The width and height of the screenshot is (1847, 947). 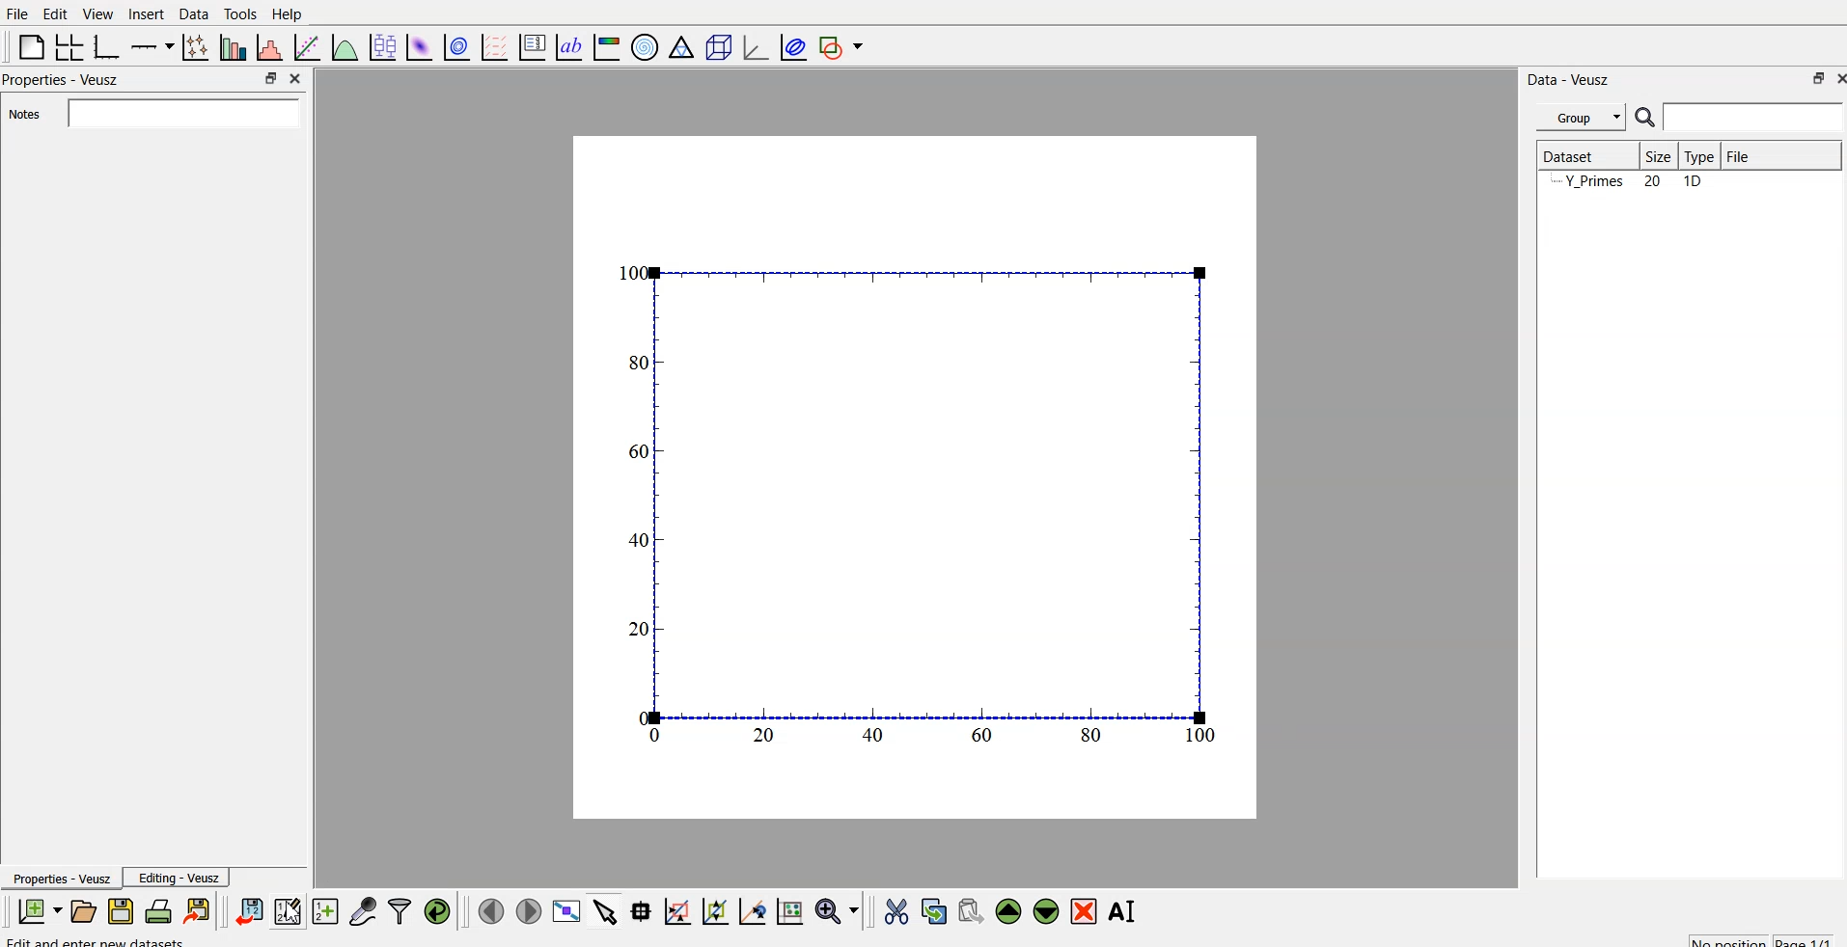 I want to click on | Size, so click(x=1654, y=155).